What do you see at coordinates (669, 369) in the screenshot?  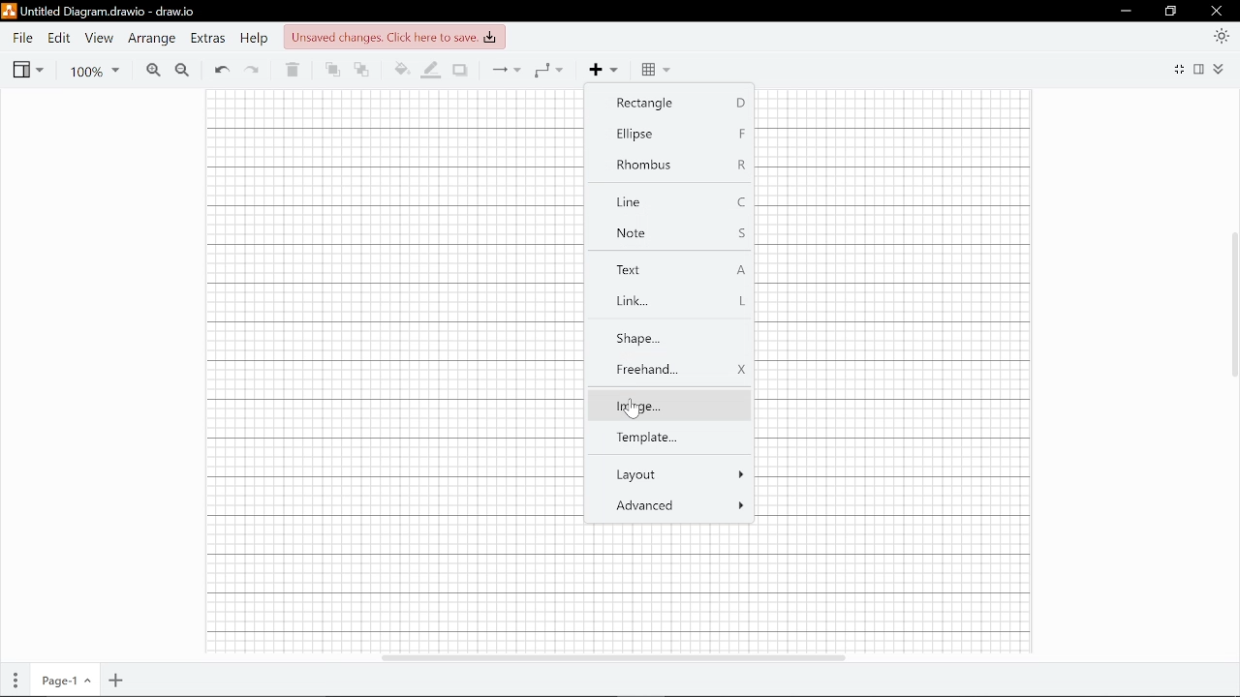 I see `Freehand` at bounding box center [669, 369].